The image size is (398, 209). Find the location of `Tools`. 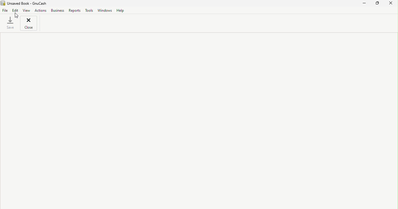

Tools is located at coordinates (89, 10).